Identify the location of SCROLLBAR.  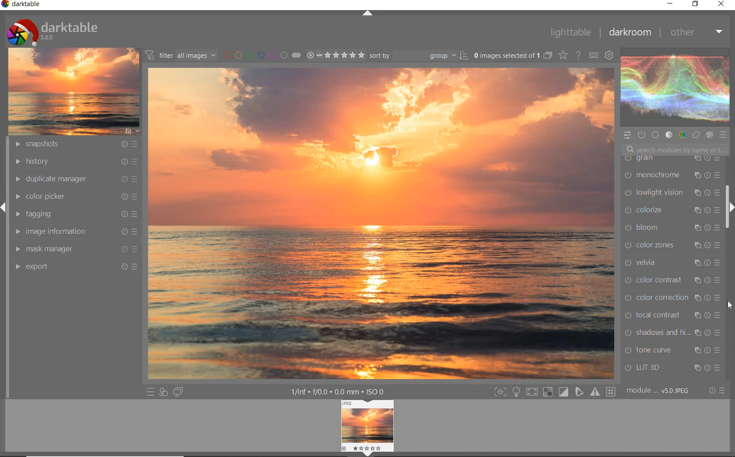
(729, 178).